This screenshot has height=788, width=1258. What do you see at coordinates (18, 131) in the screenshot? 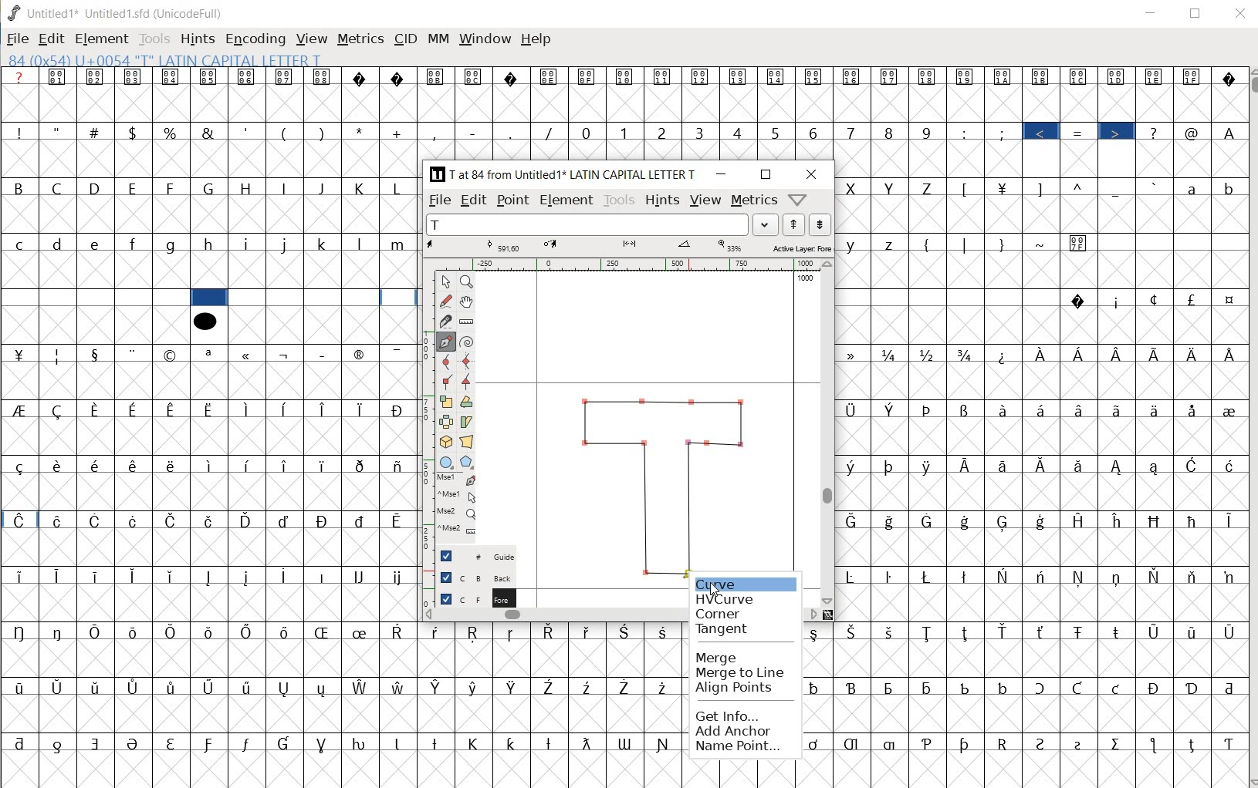
I see `!` at bounding box center [18, 131].